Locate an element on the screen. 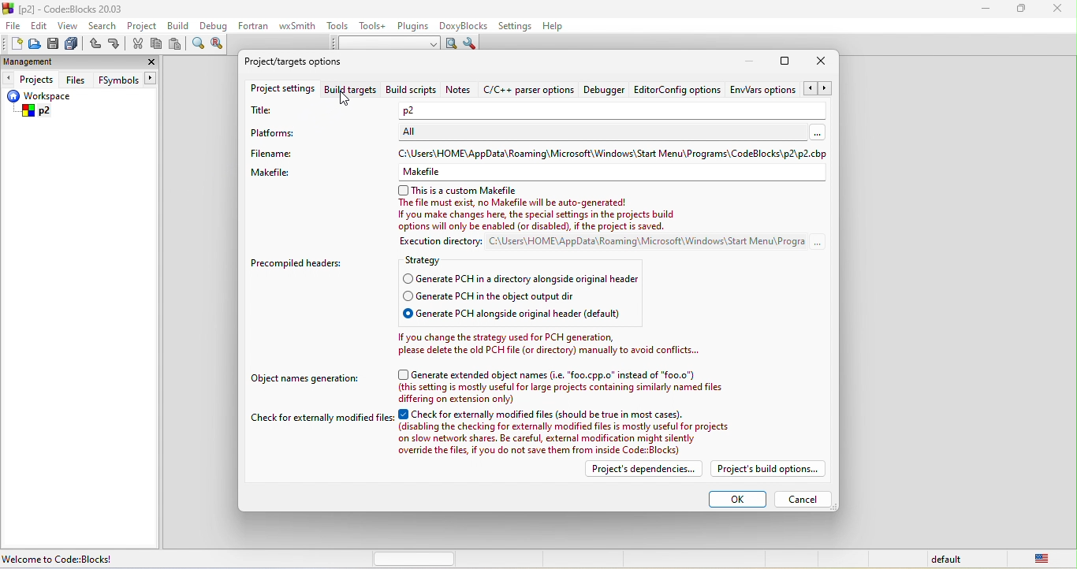 This screenshot has height=569, width=1077. text to search is located at coordinates (386, 44).